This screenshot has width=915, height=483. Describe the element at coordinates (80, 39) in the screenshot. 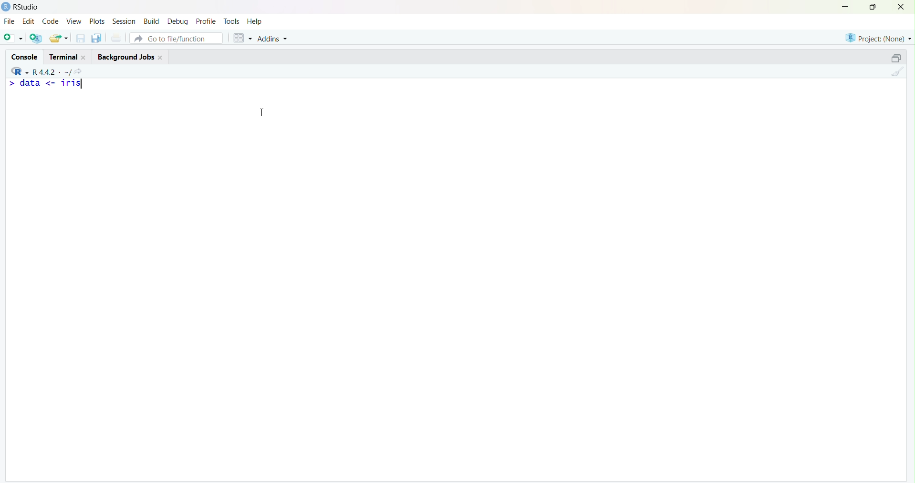

I see `Save current document (Ctrl + S)` at that location.